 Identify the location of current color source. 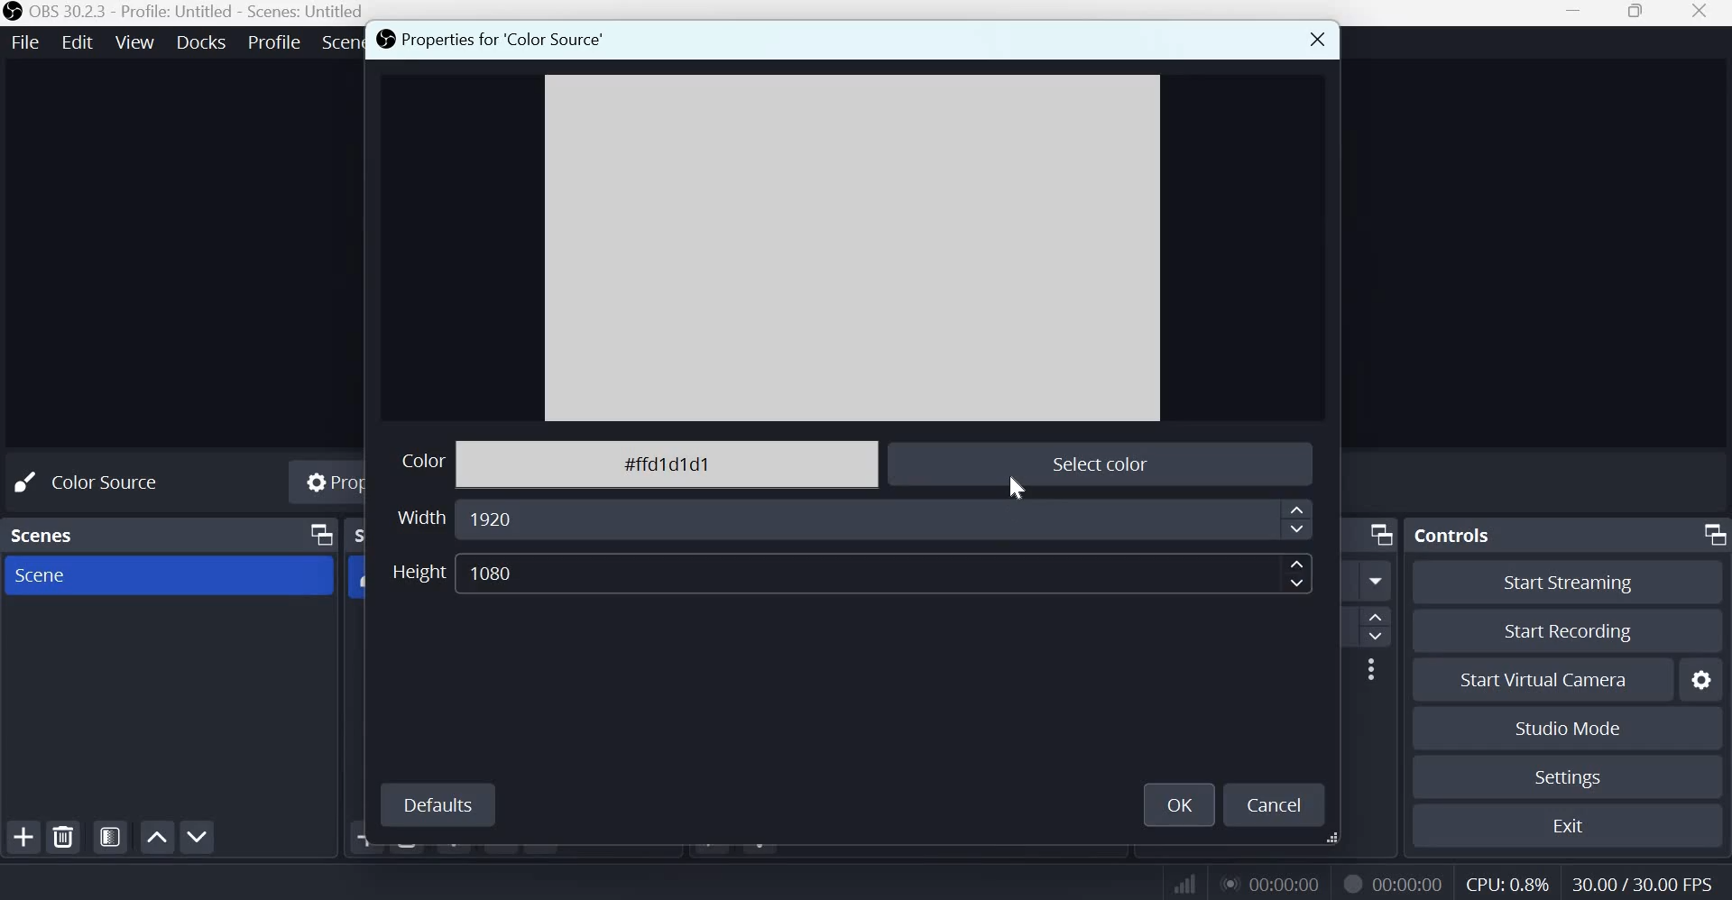
(853, 248).